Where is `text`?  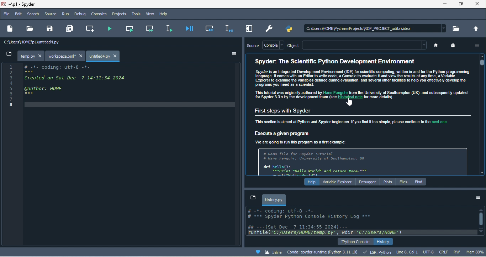 text is located at coordinates (361, 114).